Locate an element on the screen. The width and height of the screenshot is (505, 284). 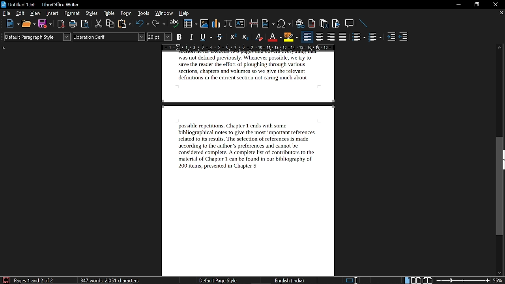
paste is located at coordinates (124, 24).